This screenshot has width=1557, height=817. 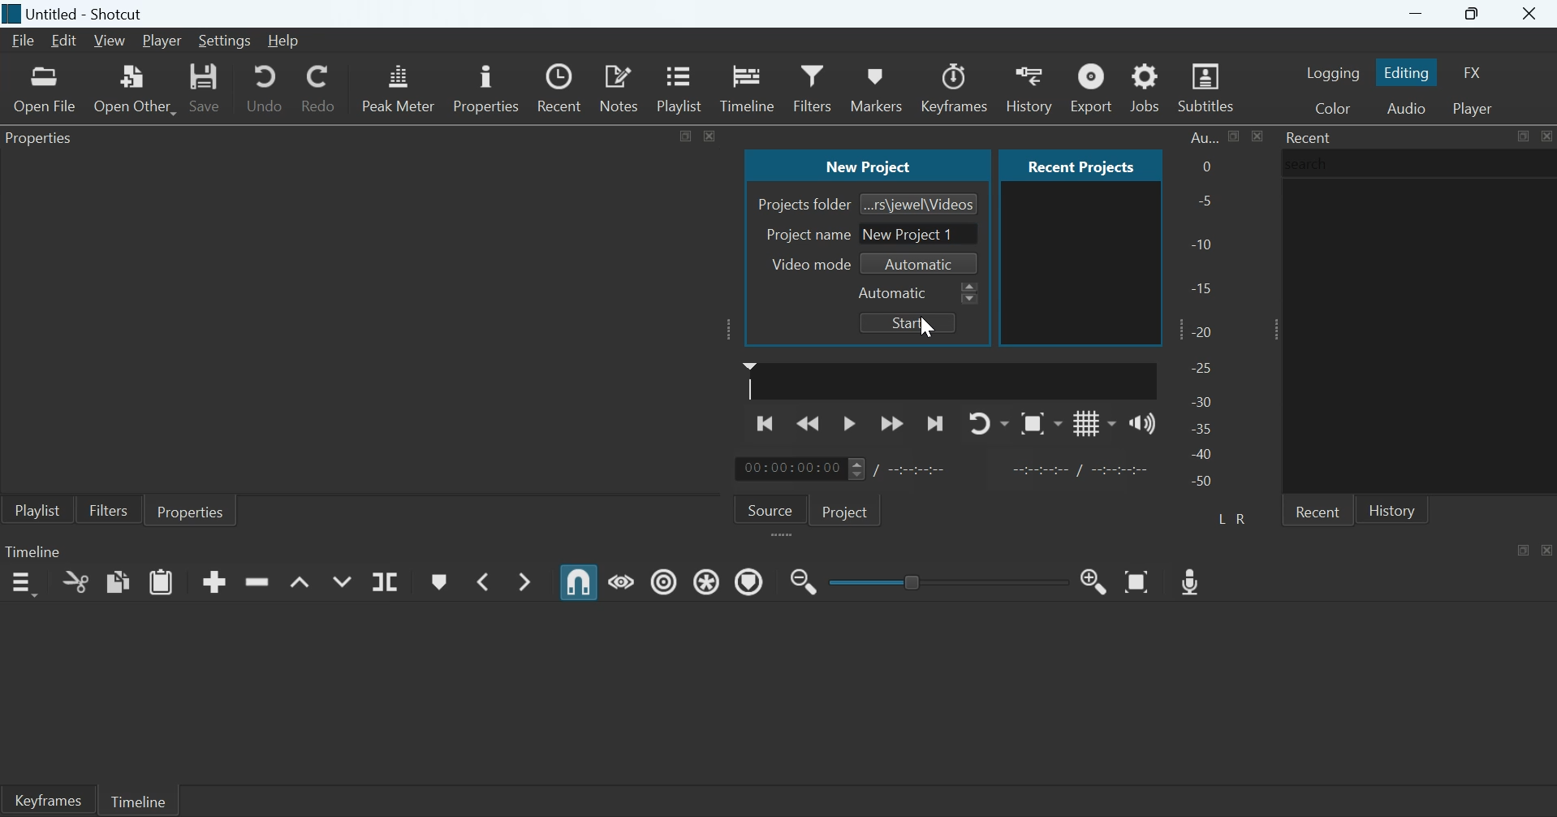 What do you see at coordinates (23, 584) in the screenshot?
I see `Timeline menu` at bounding box center [23, 584].